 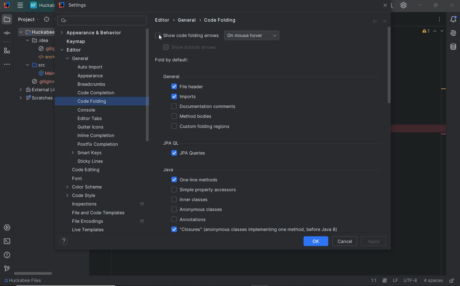 I want to click on indent, so click(x=433, y=281).